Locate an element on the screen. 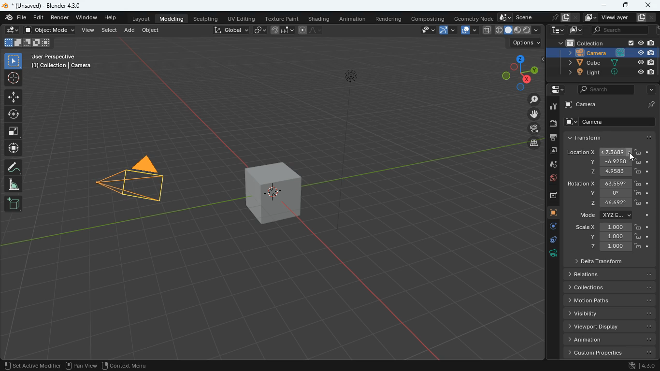  arc is located at coordinates (447, 31).